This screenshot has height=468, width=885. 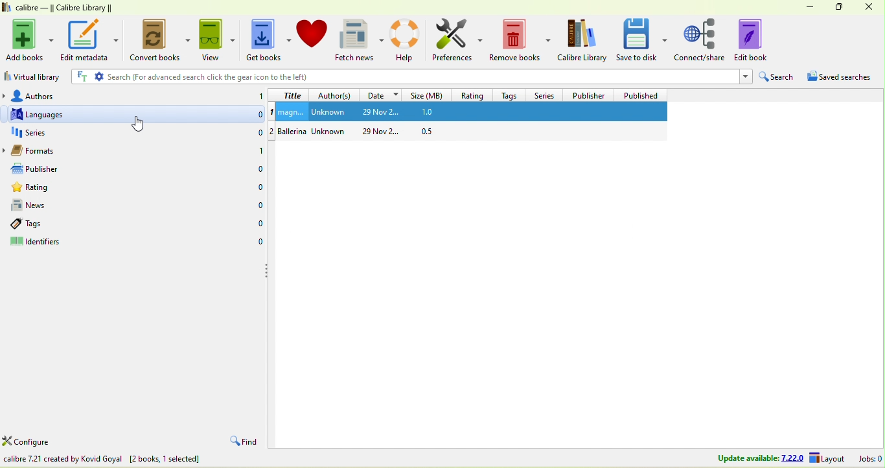 What do you see at coordinates (481, 132) in the screenshot?
I see `ballerina unknown  29 nov  0.5` at bounding box center [481, 132].